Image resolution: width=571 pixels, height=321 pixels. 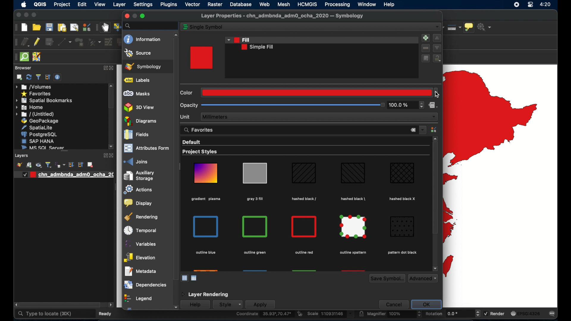 What do you see at coordinates (23, 4) in the screenshot?
I see `apple icon` at bounding box center [23, 4].